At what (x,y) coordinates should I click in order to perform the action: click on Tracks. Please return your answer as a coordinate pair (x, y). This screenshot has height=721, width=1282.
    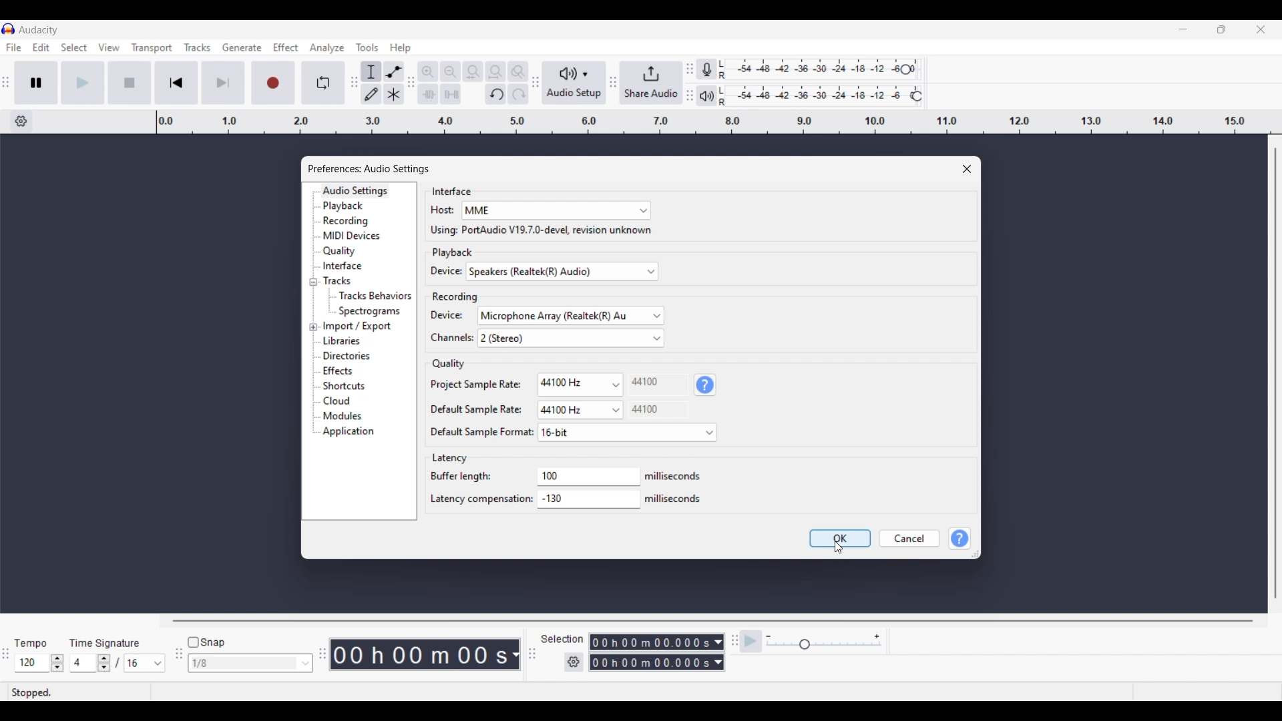
    Looking at the image, I should click on (355, 280).